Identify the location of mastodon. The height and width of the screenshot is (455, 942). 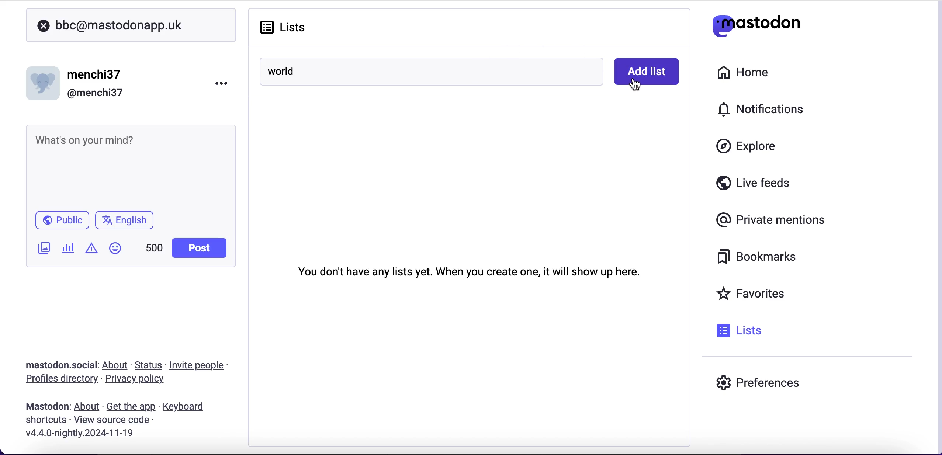
(48, 406).